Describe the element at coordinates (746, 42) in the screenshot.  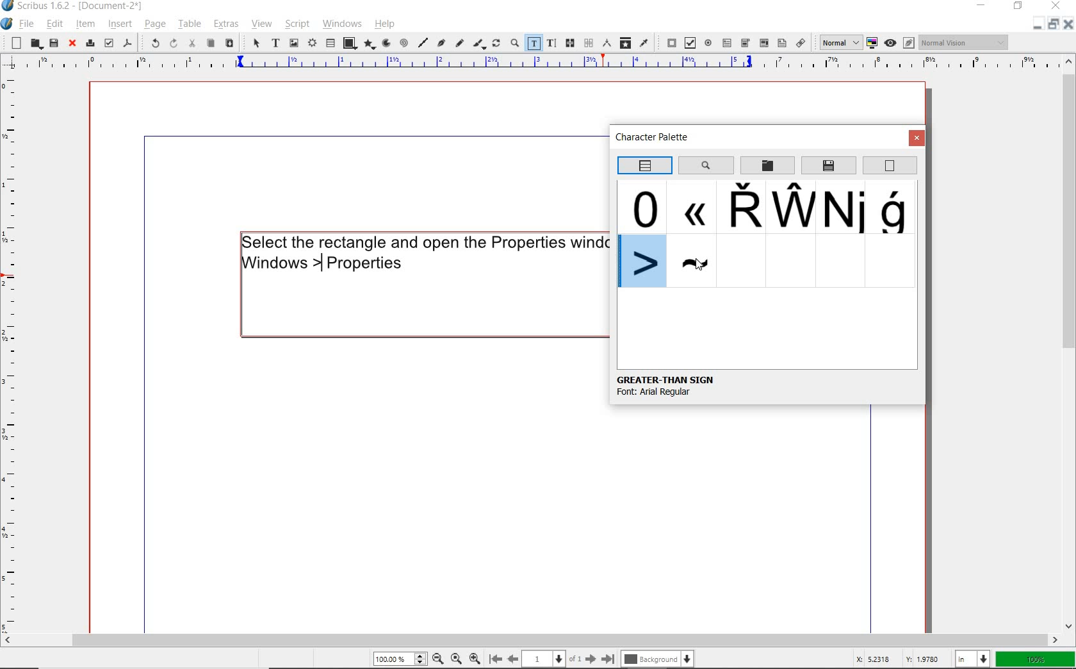
I see `pdf combo box` at that location.